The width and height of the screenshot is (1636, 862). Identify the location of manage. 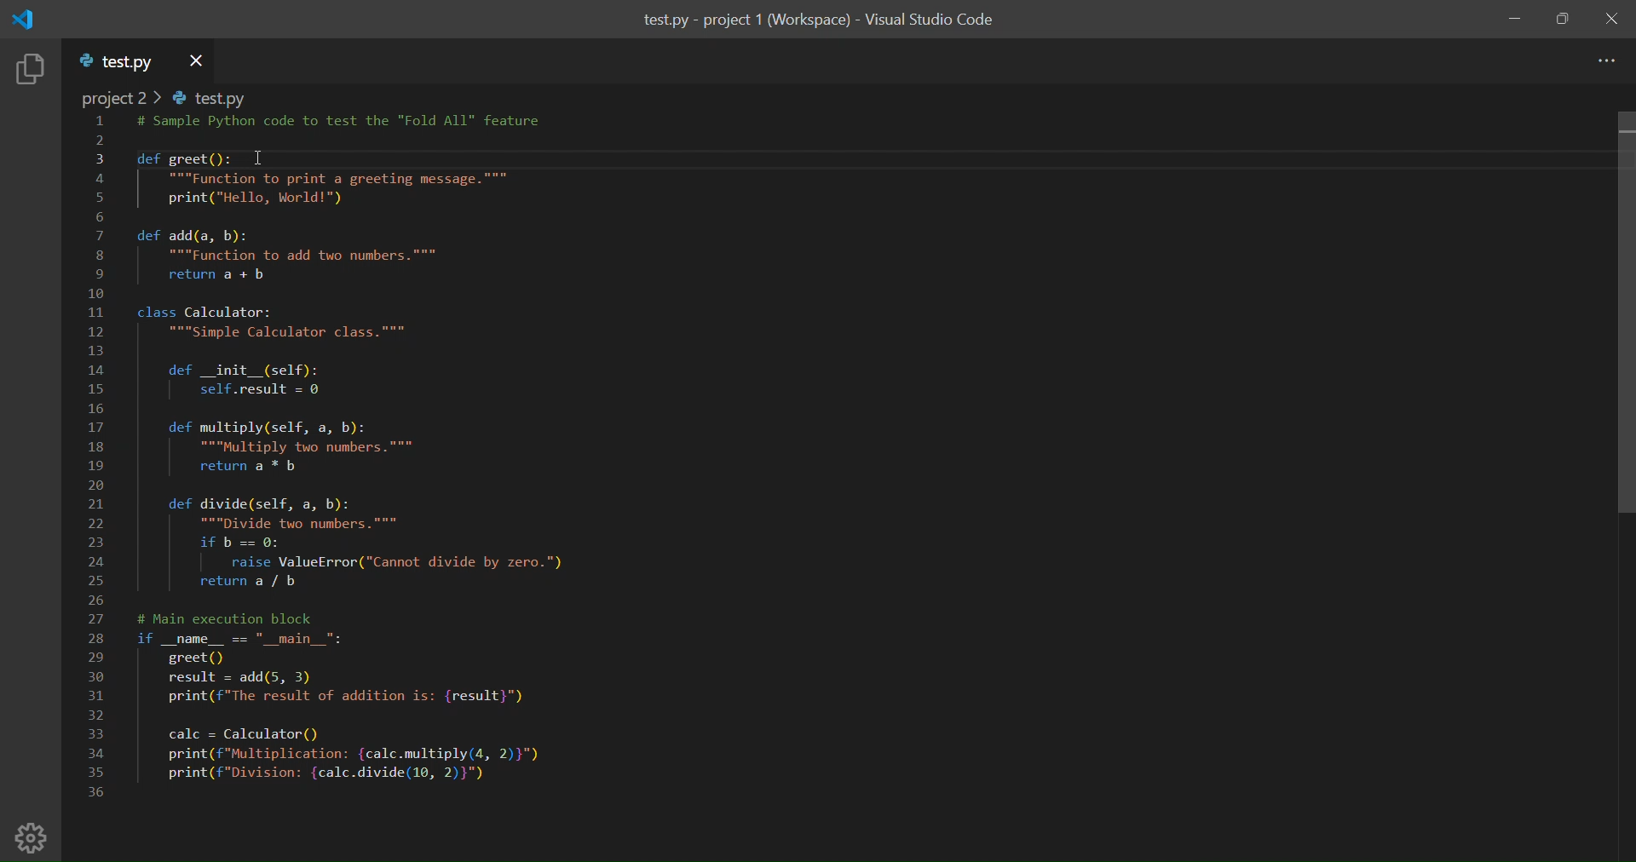
(35, 836).